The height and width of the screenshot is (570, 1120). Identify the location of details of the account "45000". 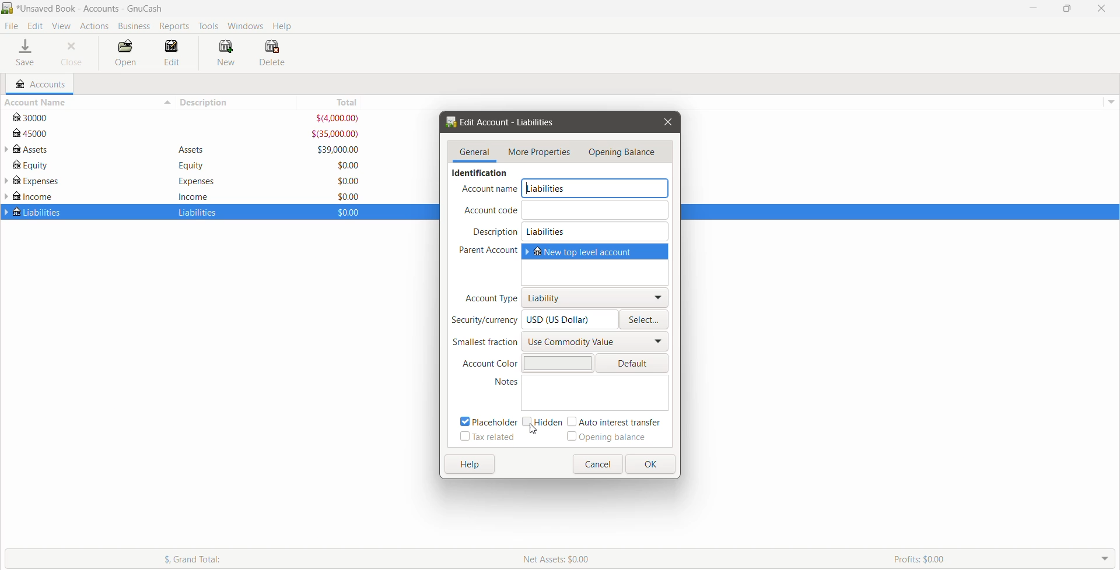
(187, 134).